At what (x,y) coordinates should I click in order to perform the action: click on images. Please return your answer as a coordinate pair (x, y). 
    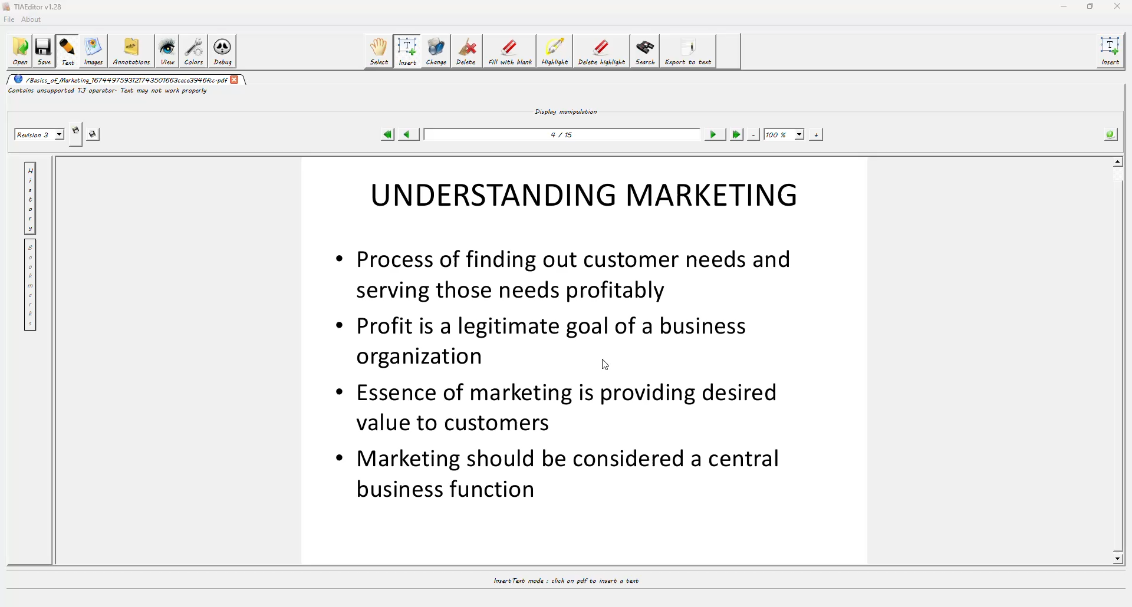
    Looking at the image, I should click on (92, 51).